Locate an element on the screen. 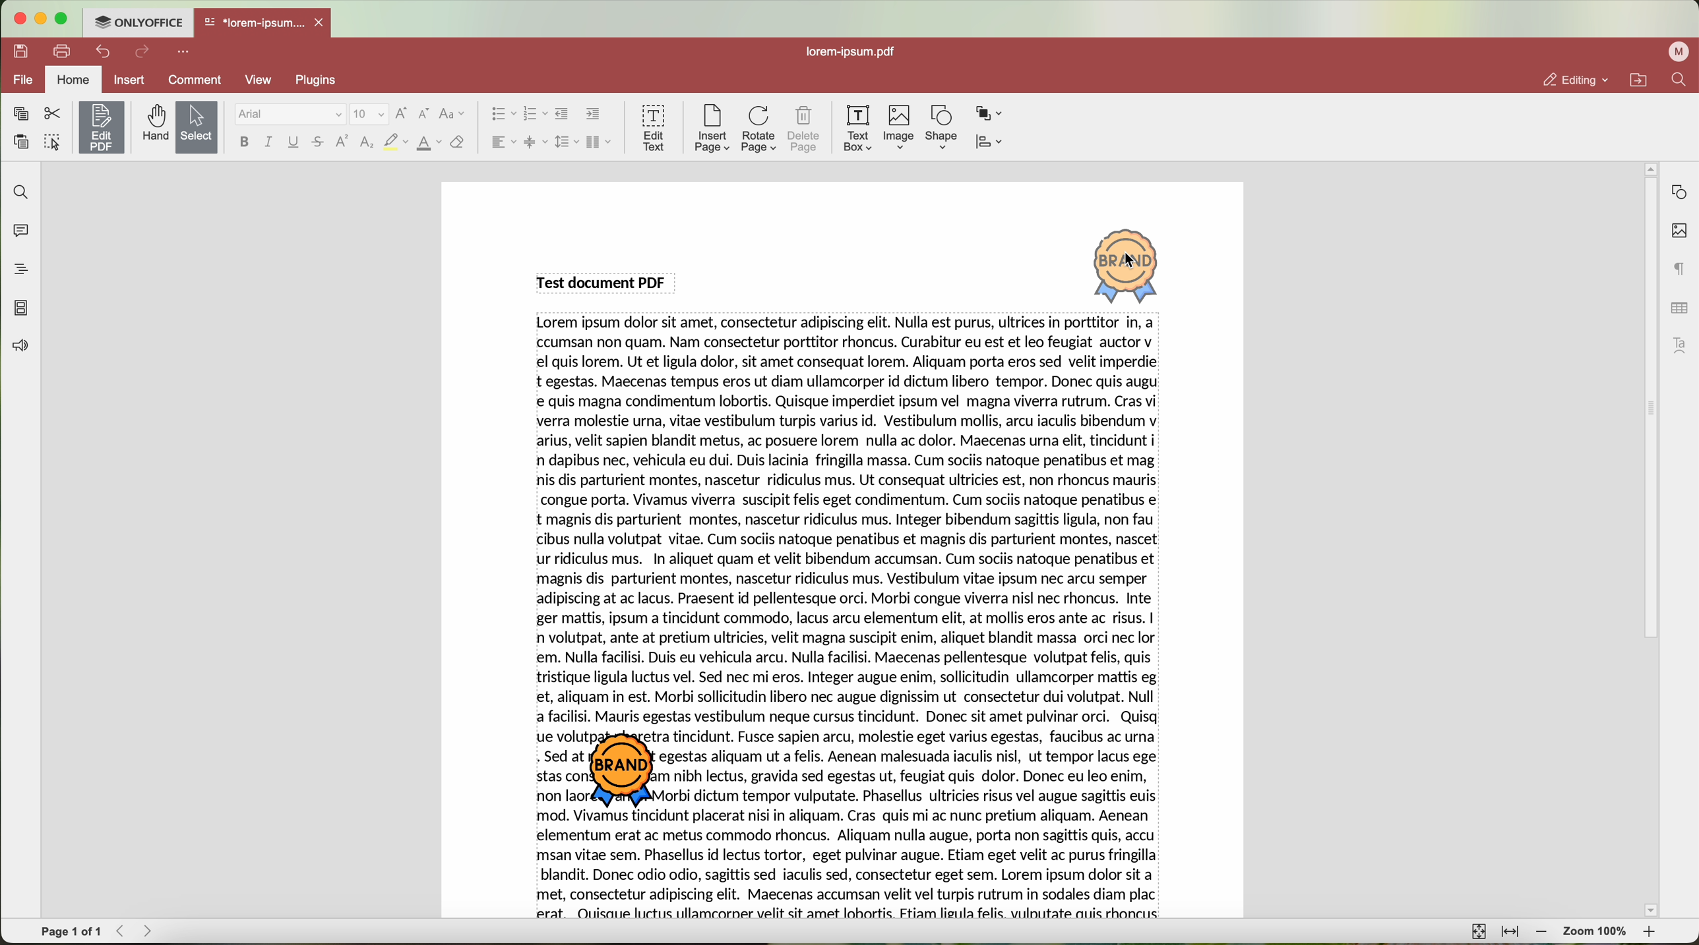 Image resolution: width=1699 pixels, height=945 pixels. highlight color is located at coordinates (395, 143).